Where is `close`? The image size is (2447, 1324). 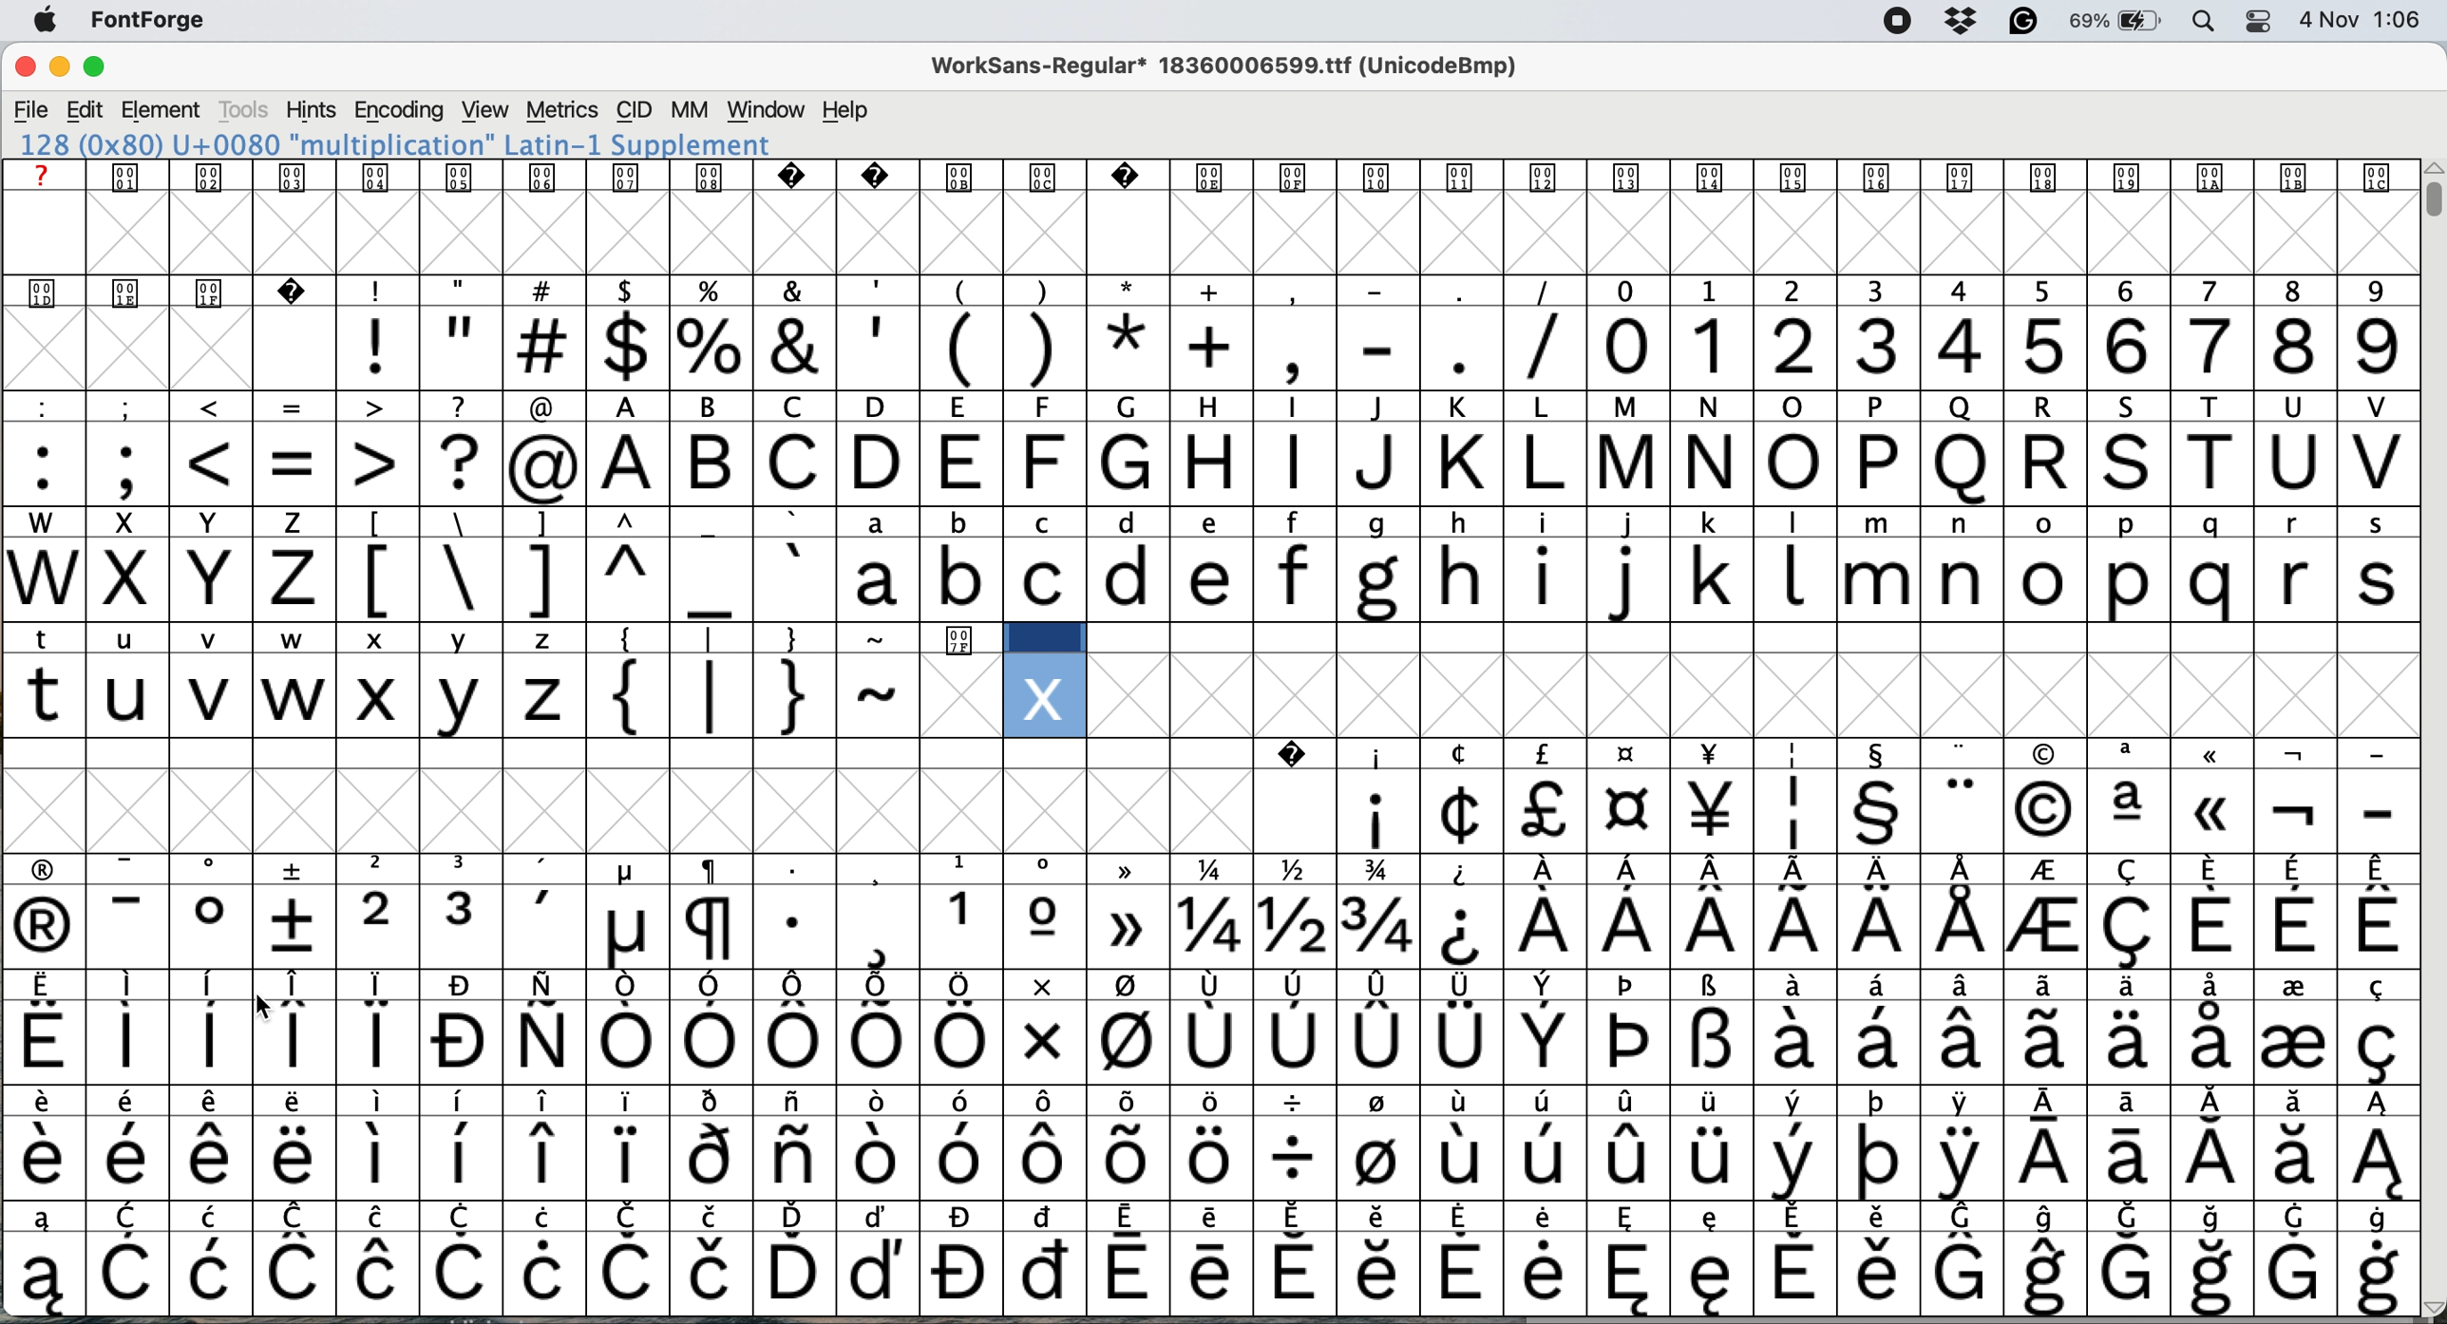 close is located at coordinates (25, 69).